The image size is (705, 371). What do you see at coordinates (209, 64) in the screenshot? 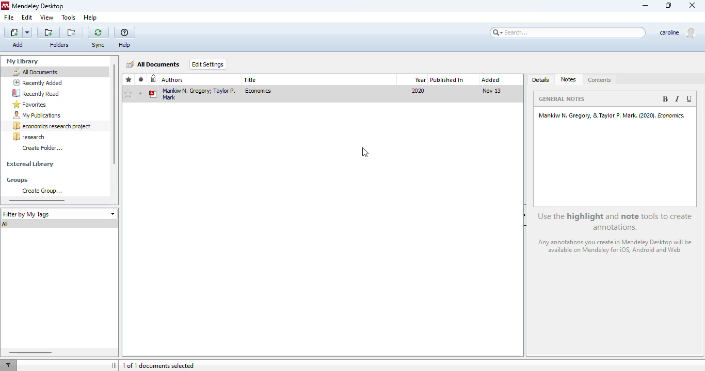
I see `edit settings` at bounding box center [209, 64].